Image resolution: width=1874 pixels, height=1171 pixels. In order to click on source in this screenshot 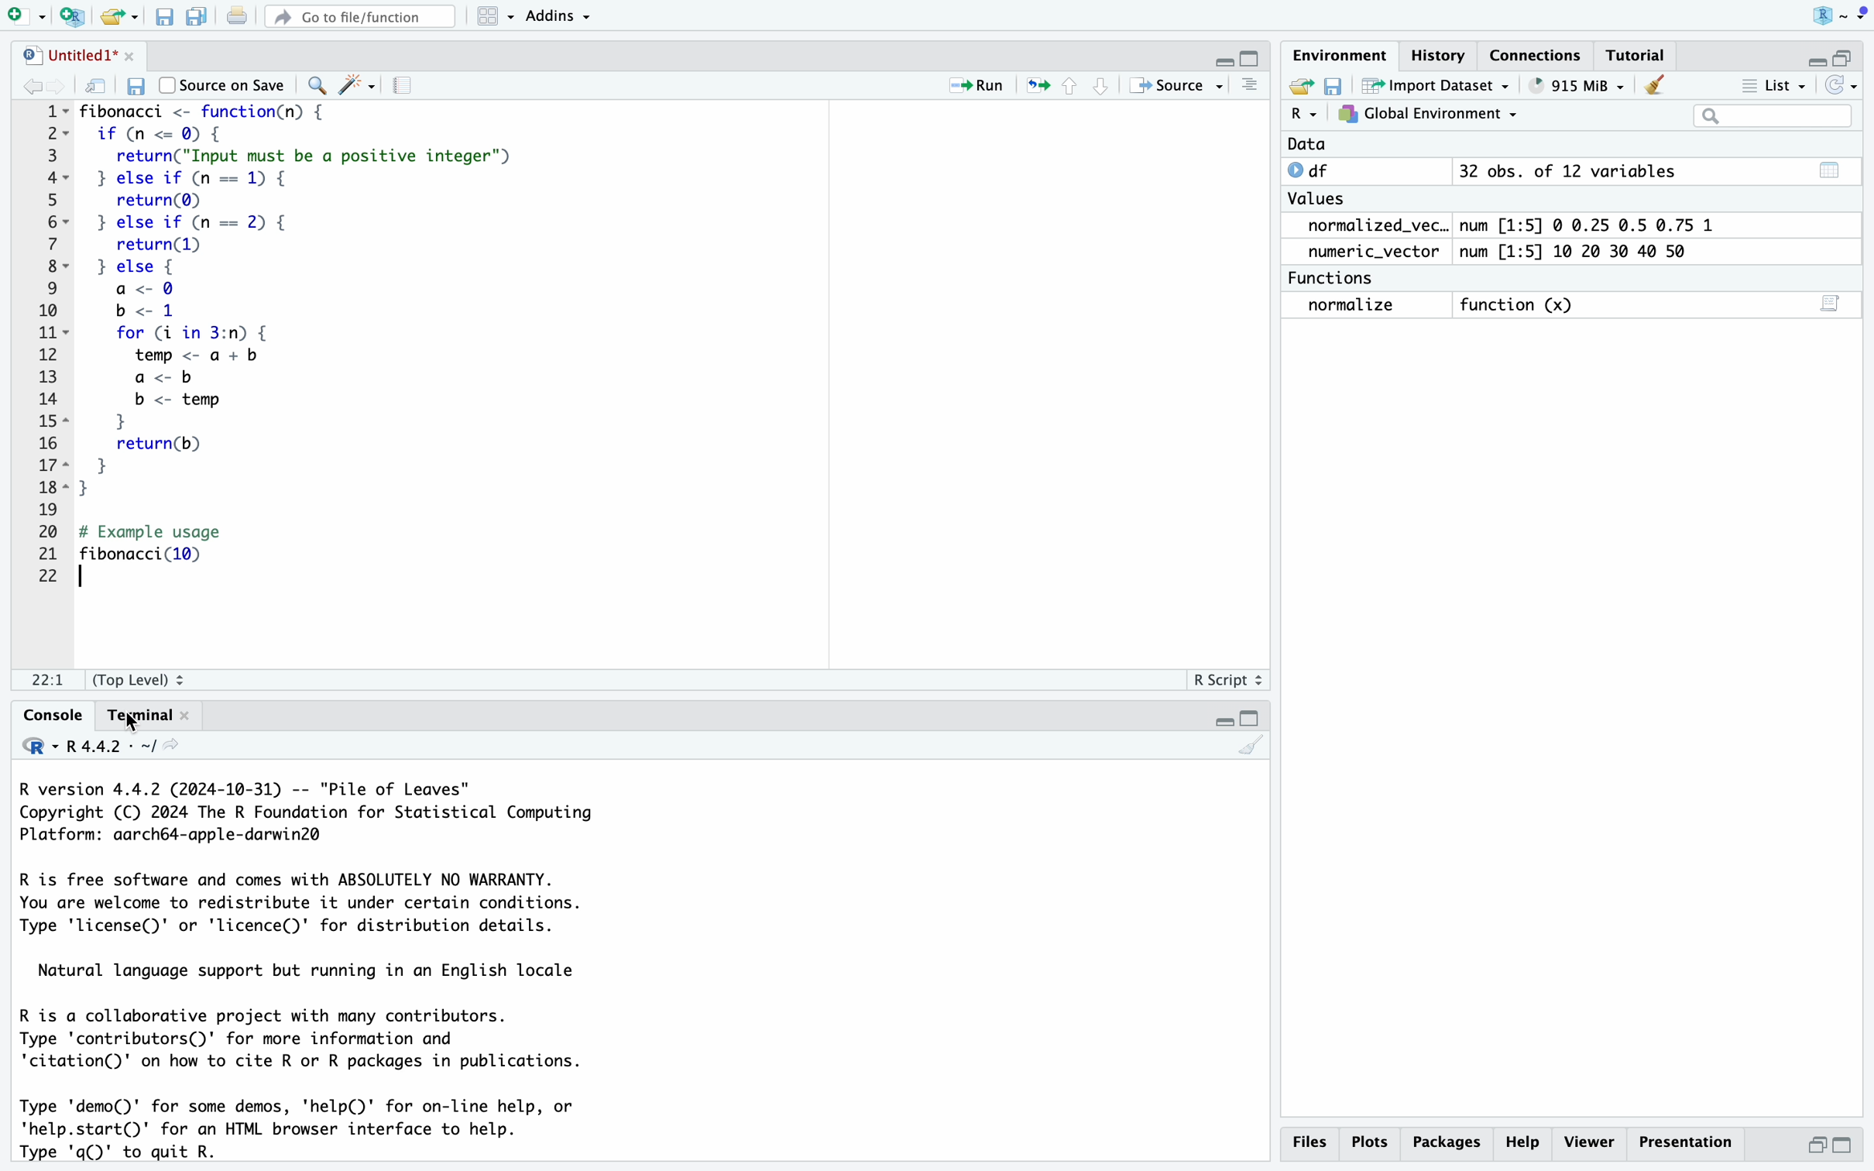, I will do `click(1176, 84)`.